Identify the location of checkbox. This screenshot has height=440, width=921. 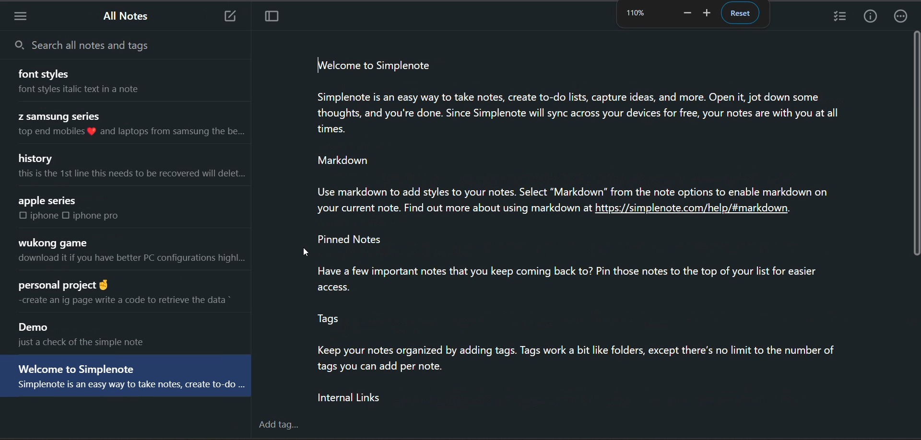
(67, 217).